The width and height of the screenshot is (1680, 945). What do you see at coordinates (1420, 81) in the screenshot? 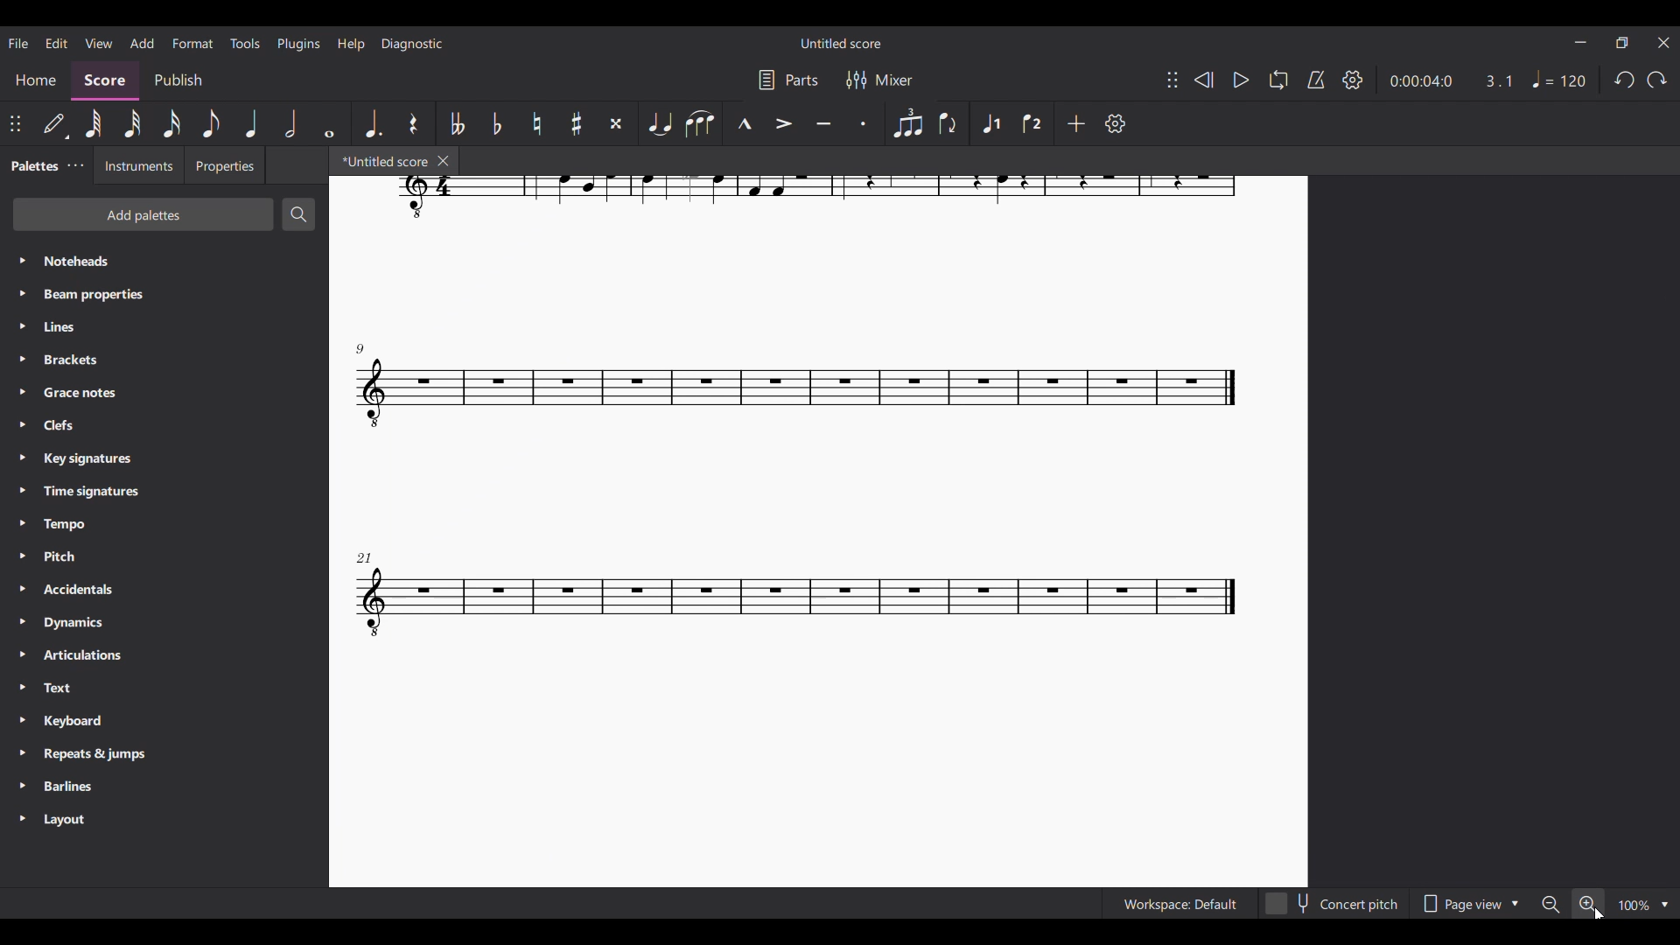
I see `Current duration` at bounding box center [1420, 81].